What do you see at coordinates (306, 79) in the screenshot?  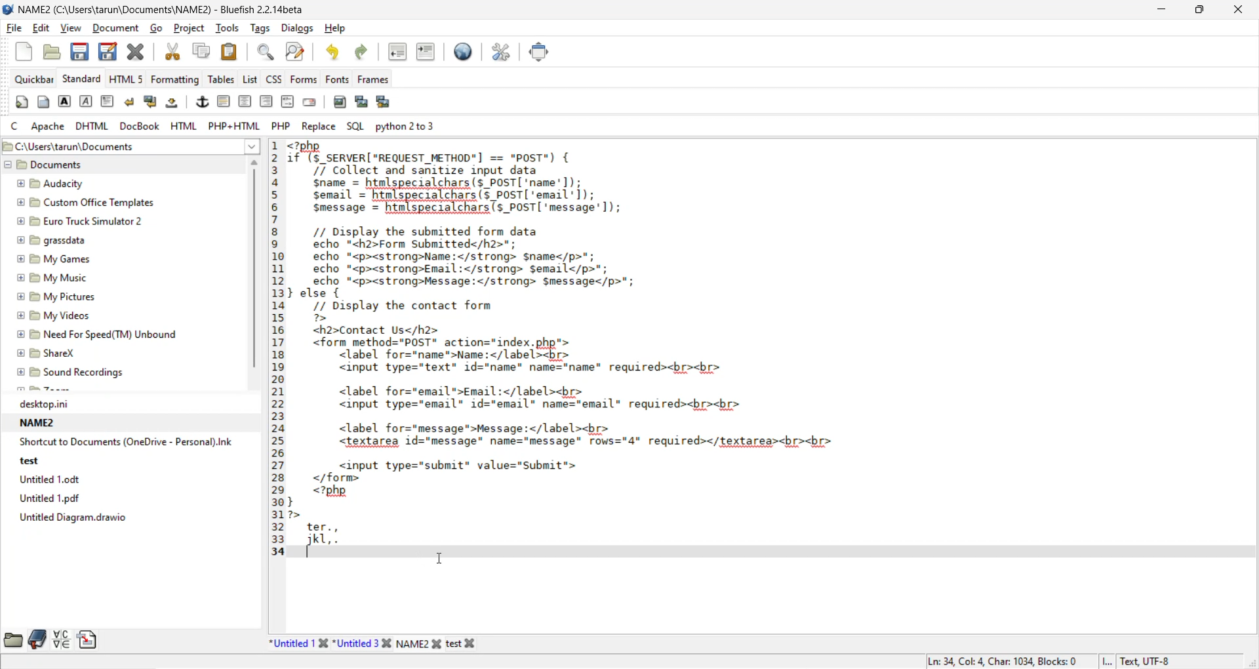 I see `forms` at bounding box center [306, 79].